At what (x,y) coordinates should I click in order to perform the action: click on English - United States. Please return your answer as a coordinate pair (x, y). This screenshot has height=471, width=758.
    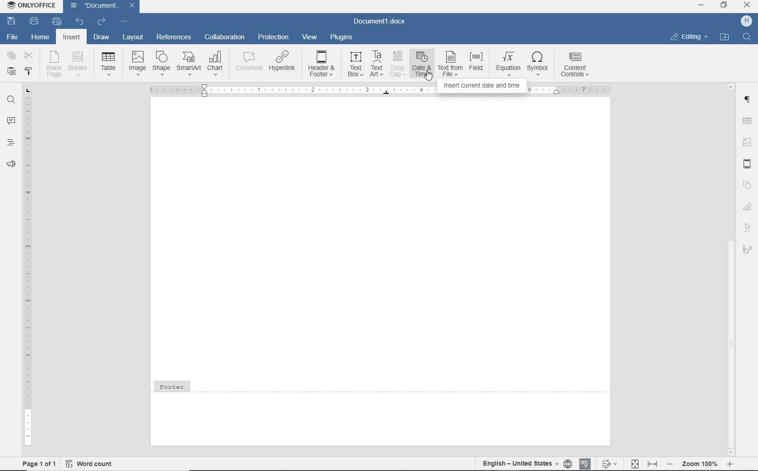
    Looking at the image, I should click on (517, 462).